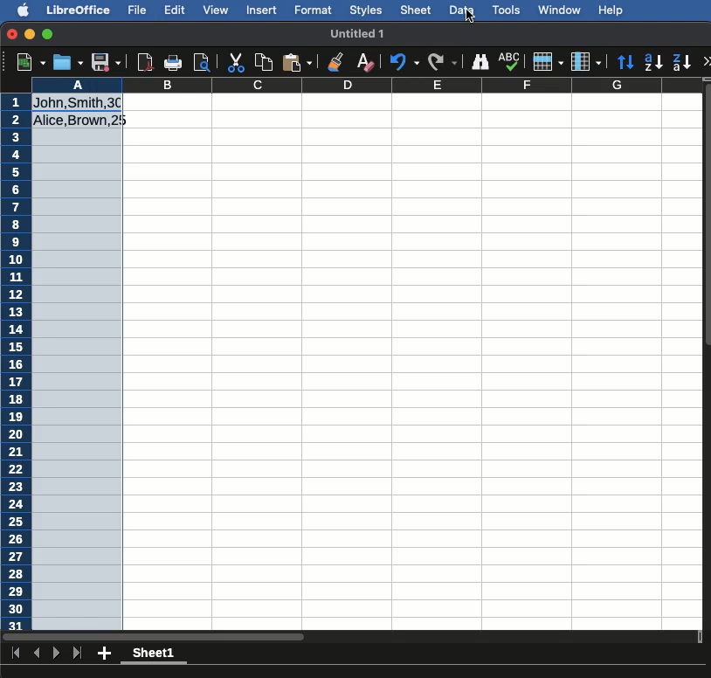 The width and height of the screenshot is (711, 678). I want to click on Edit, so click(175, 9).